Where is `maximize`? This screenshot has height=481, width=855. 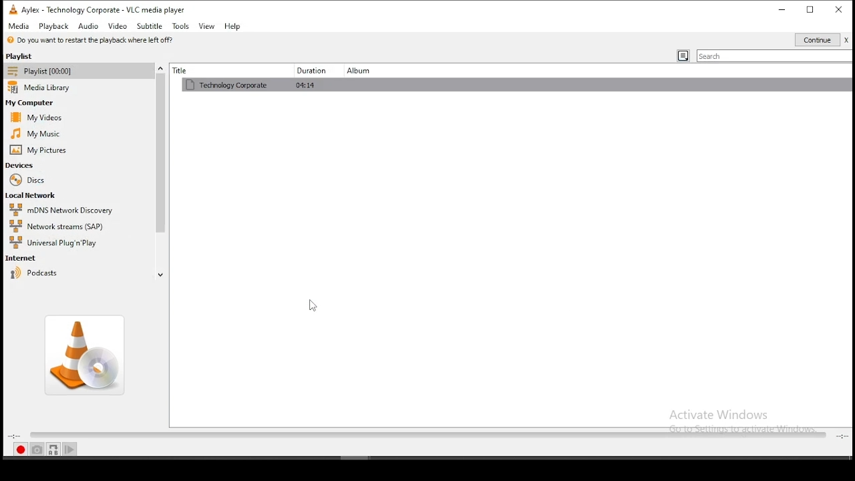
maximize is located at coordinates (811, 9).